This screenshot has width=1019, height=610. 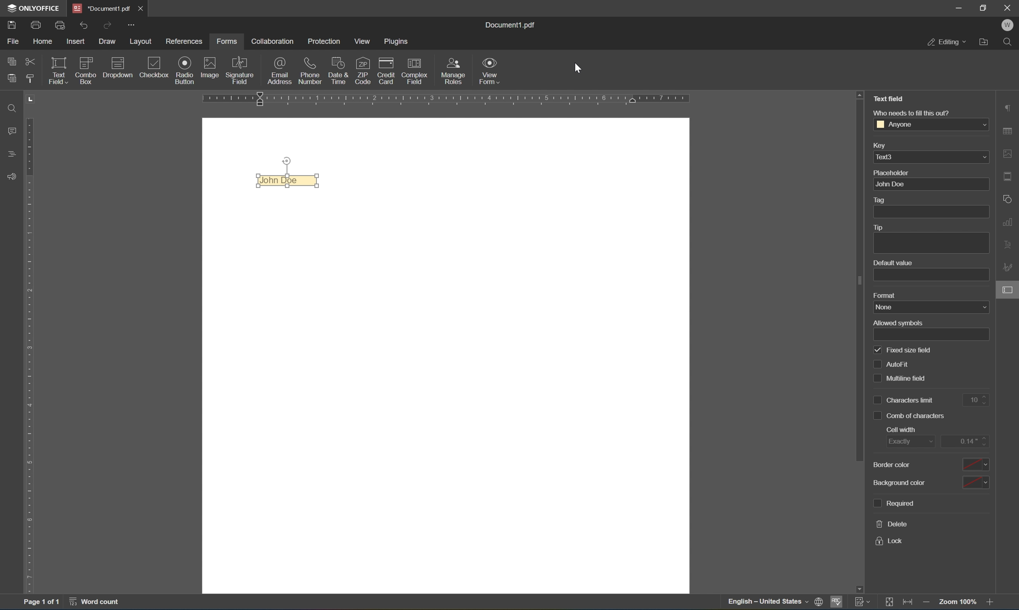 I want to click on checkbox, so click(x=156, y=66).